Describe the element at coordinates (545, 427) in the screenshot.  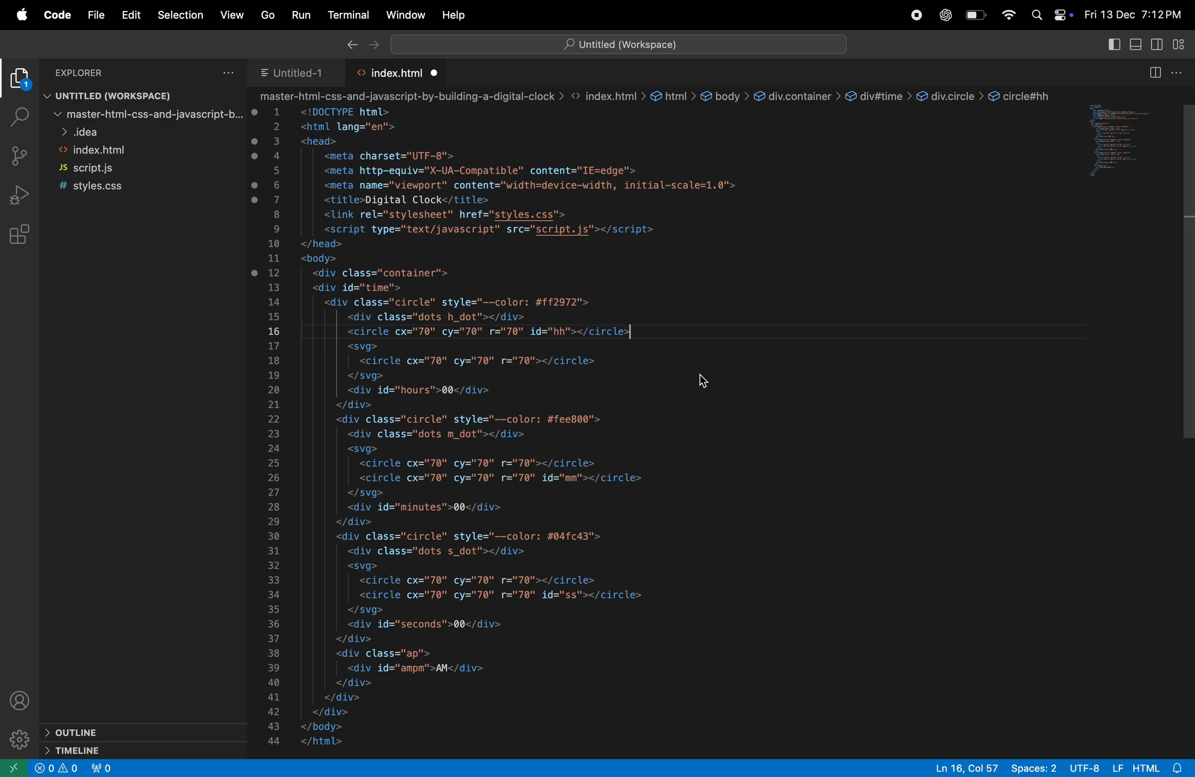
I see `SLUULTTTTL num
<html lang="en">
<head>
<meta charset="UTF-8">
<meta http-equiv="X-UA-Compatible" content="IE=edge">
<meta name="viewport" content="width=device-width, initial-scale=1.0">
<title>Digital Clock</title>
<link rel="stylesheet" href="styles.css">
<script type="text/javascript" src="script.js"></script>
</head>
<body>
<div class="container">
<div id="time">
<div class="circle" style="--color: #ff2972">
<div class="dots h_dot"></div>
<svg>
<circle cx="70" cy="70" r="70" id="hh"></circle> N
<circle cx="70" cy="70" r="70"></circle>
</svg>
<div id="hours">00</div>
</div>
<div class="circle" style="--color: #fee800">
<div class="dots m_dot"></div>
<svg>
<circle cx="70" cy="70" r="70"></circle>
<circle cx="70" cy="70" r="70" id="mm"></circle>
</svg>
<div id="minutes">00</div>
</div>
<div class="circle" style="--color: #04fc43">
<div class="dots s_dot"></div>
<svg>
<circle cx="70" cy="70" r="70"></circle>
<circle cx="70" cy="70" r="70" id="ss"></circle>
</svg>
<div id="seconds">00</div>
</div>
<div class="ap">
<div id="ampm">AM</div>
</div>
</div>
</div>
</body>
</html>` at that location.